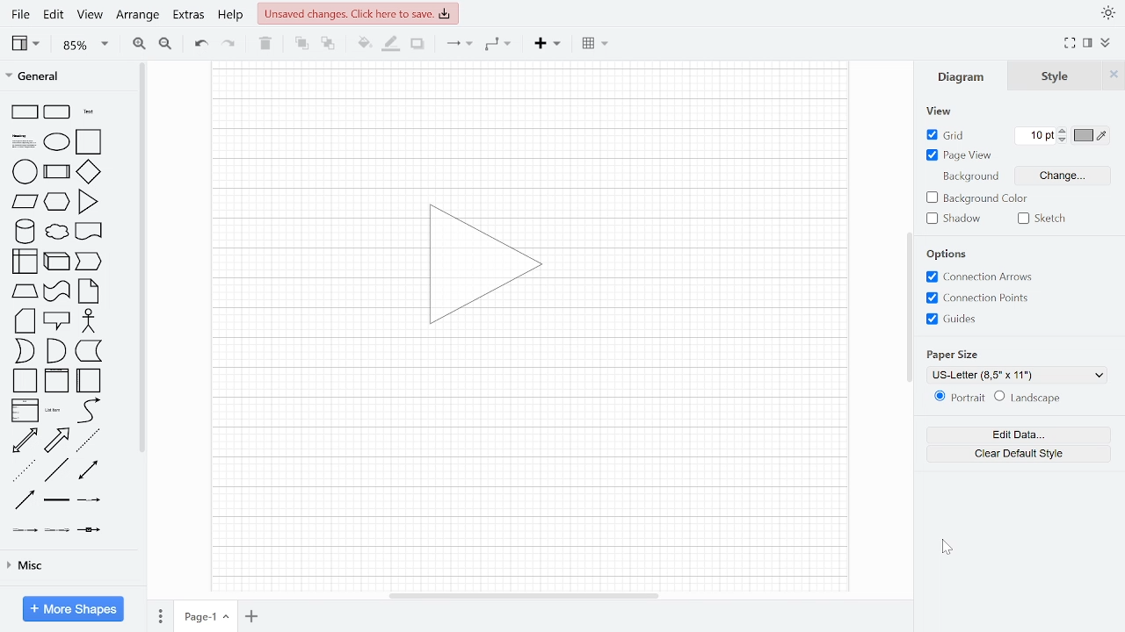  I want to click on Or, so click(25, 351).